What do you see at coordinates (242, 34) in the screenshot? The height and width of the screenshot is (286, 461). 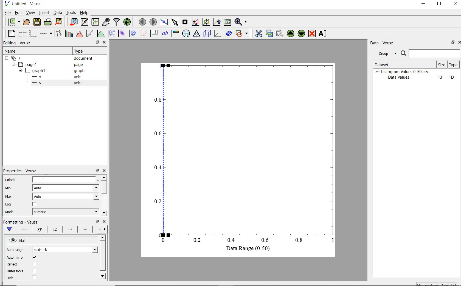 I see `add shape` at bounding box center [242, 34].